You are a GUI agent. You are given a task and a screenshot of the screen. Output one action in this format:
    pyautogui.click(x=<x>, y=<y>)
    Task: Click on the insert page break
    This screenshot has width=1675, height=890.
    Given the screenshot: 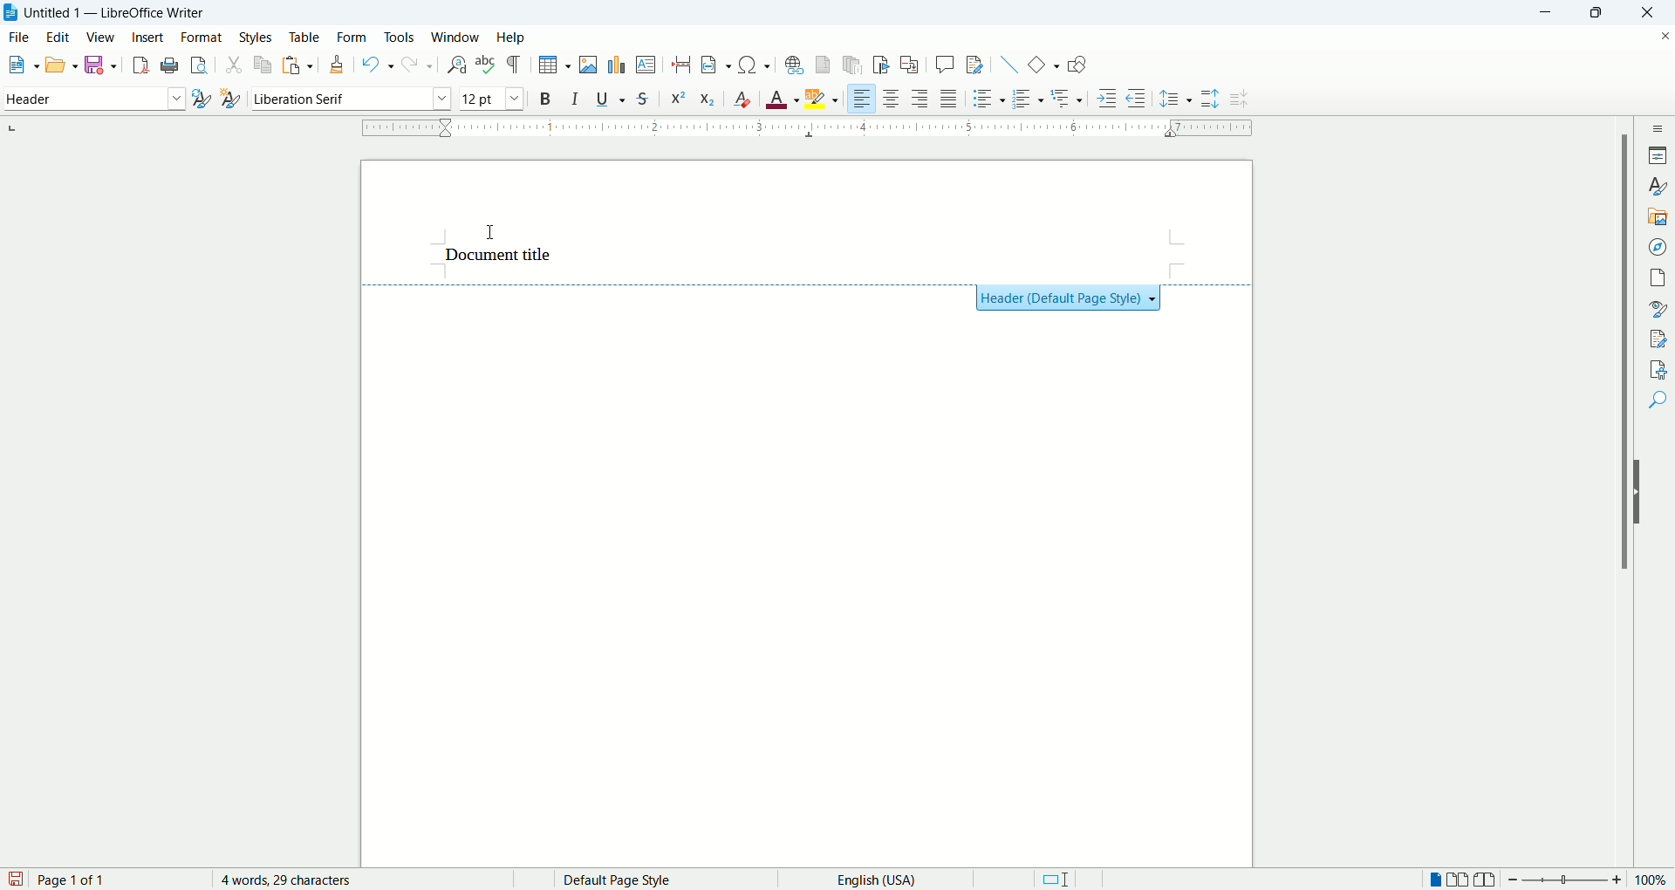 What is the action you would take?
    pyautogui.click(x=681, y=63)
    